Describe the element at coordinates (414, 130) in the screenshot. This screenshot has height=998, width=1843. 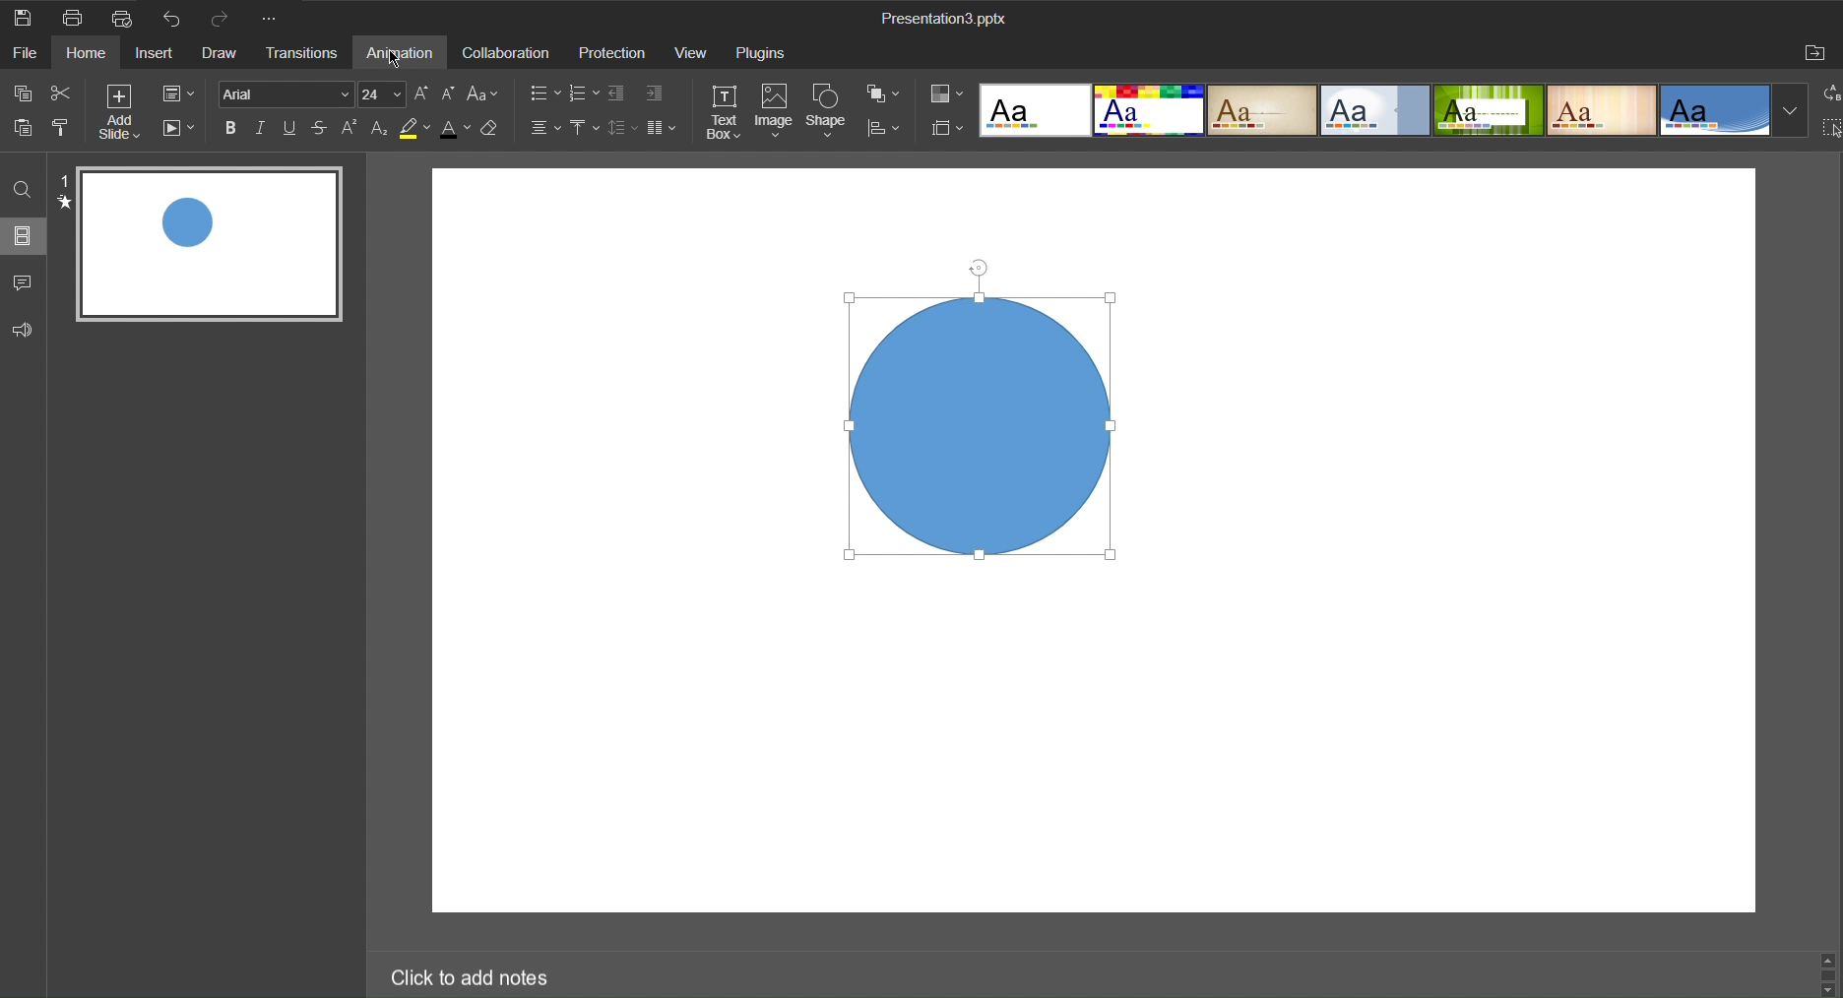
I see `Highlight` at that location.